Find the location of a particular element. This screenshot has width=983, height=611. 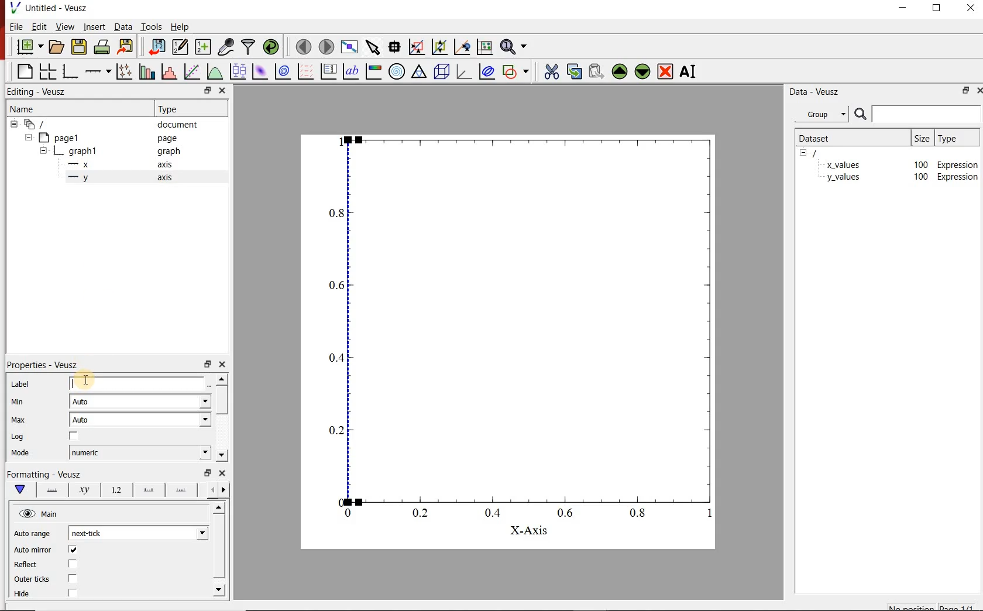

vertical scrollbar is located at coordinates (221, 400).